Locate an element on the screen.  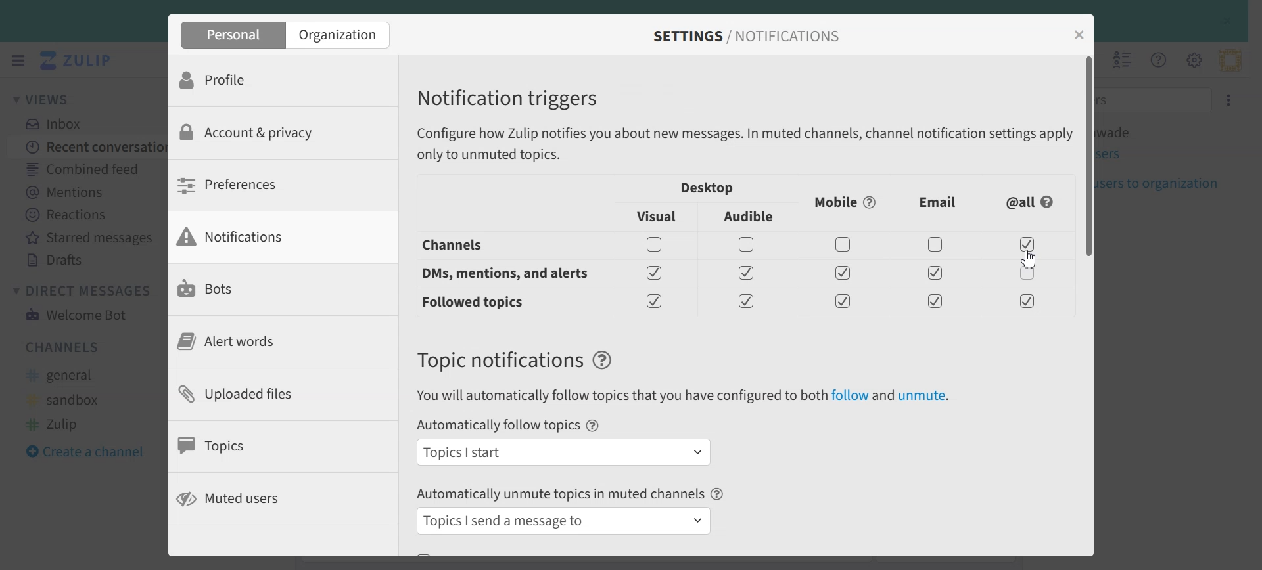
Automatically unmute topics in muted channels is located at coordinates (560, 493).